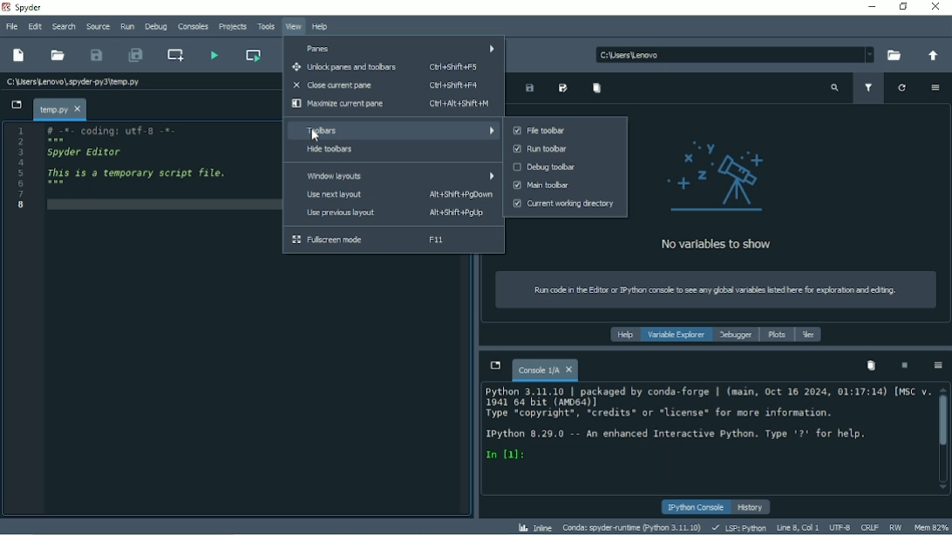 This screenshot has width=952, height=535. What do you see at coordinates (563, 204) in the screenshot?
I see `Current working directory` at bounding box center [563, 204].